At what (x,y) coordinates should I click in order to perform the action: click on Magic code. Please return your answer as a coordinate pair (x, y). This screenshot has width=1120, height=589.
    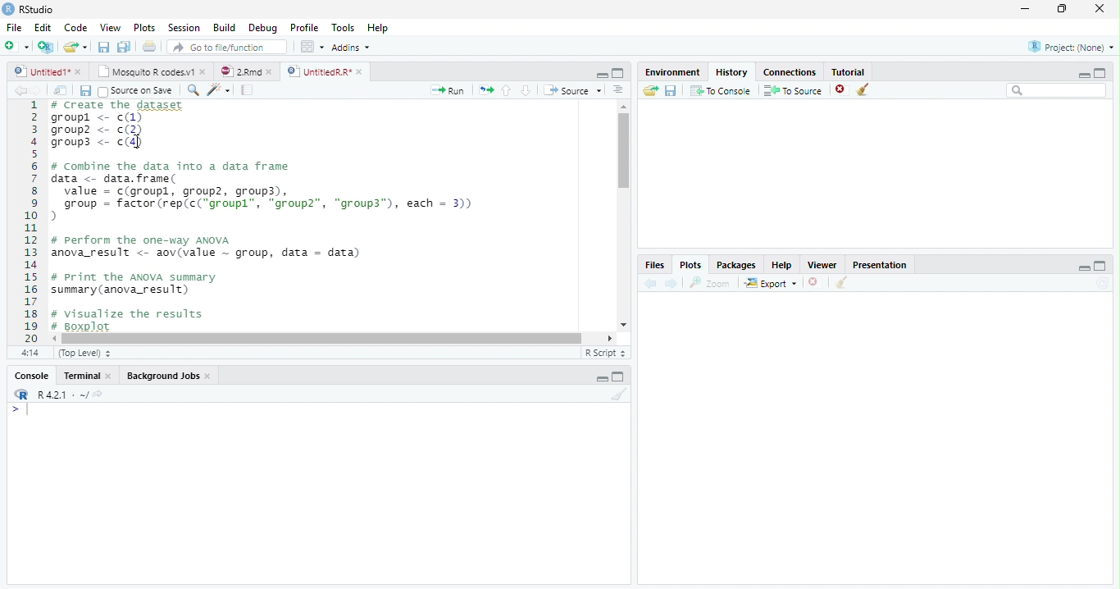
    Looking at the image, I should click on (219, 91).